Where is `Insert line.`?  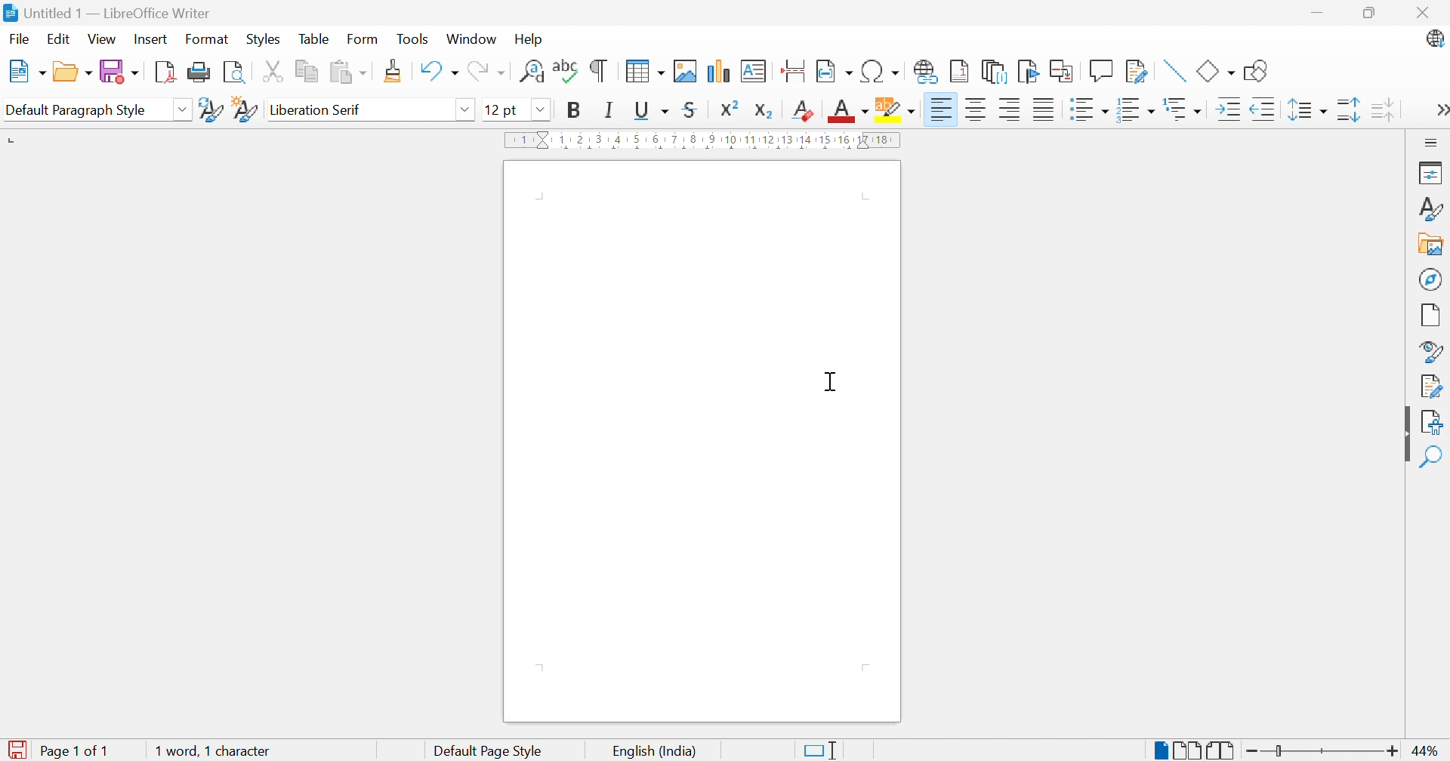
Insert line. is located at coordinates (1177, 72).